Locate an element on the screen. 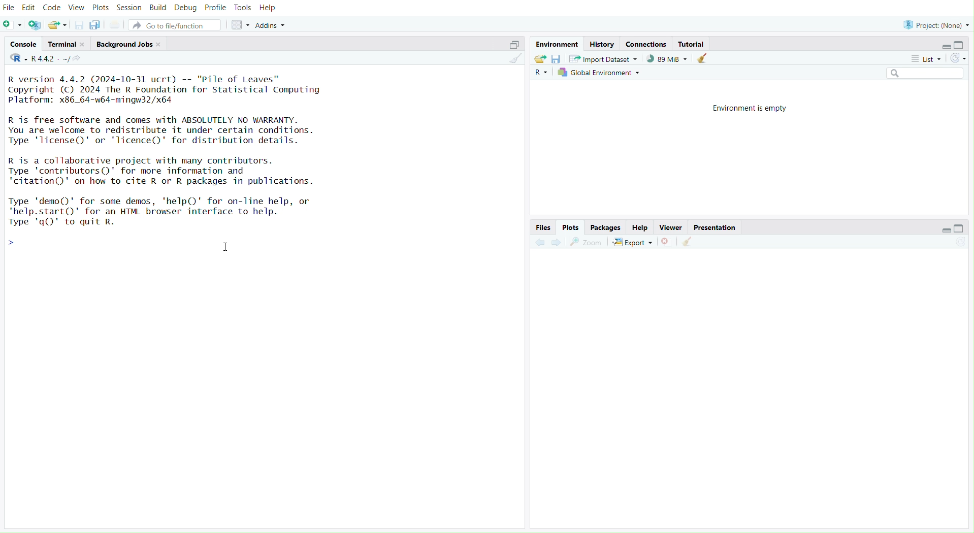  Viewer is located at coordinates (671, 226).